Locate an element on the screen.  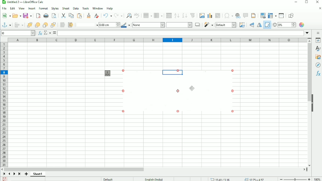
Sheet 1 is located at coordinates (38, 174).